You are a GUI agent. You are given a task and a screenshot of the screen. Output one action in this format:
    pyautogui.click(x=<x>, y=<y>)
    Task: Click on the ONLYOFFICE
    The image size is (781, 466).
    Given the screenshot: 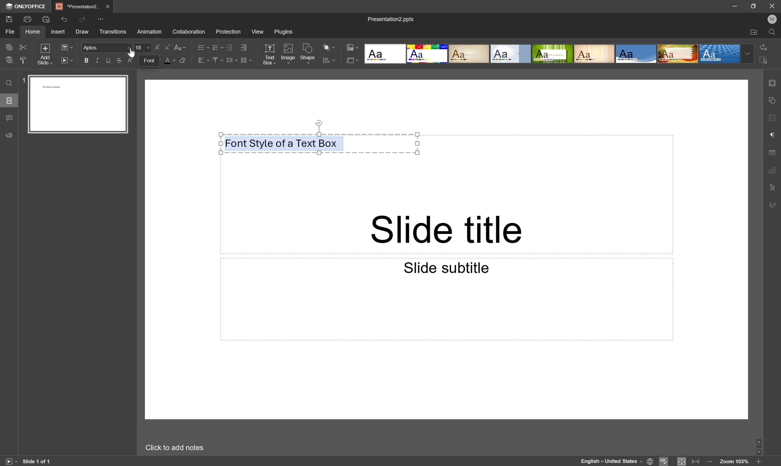 What is the action you would take?
    pyautogui.click(x=25, y=6)
    